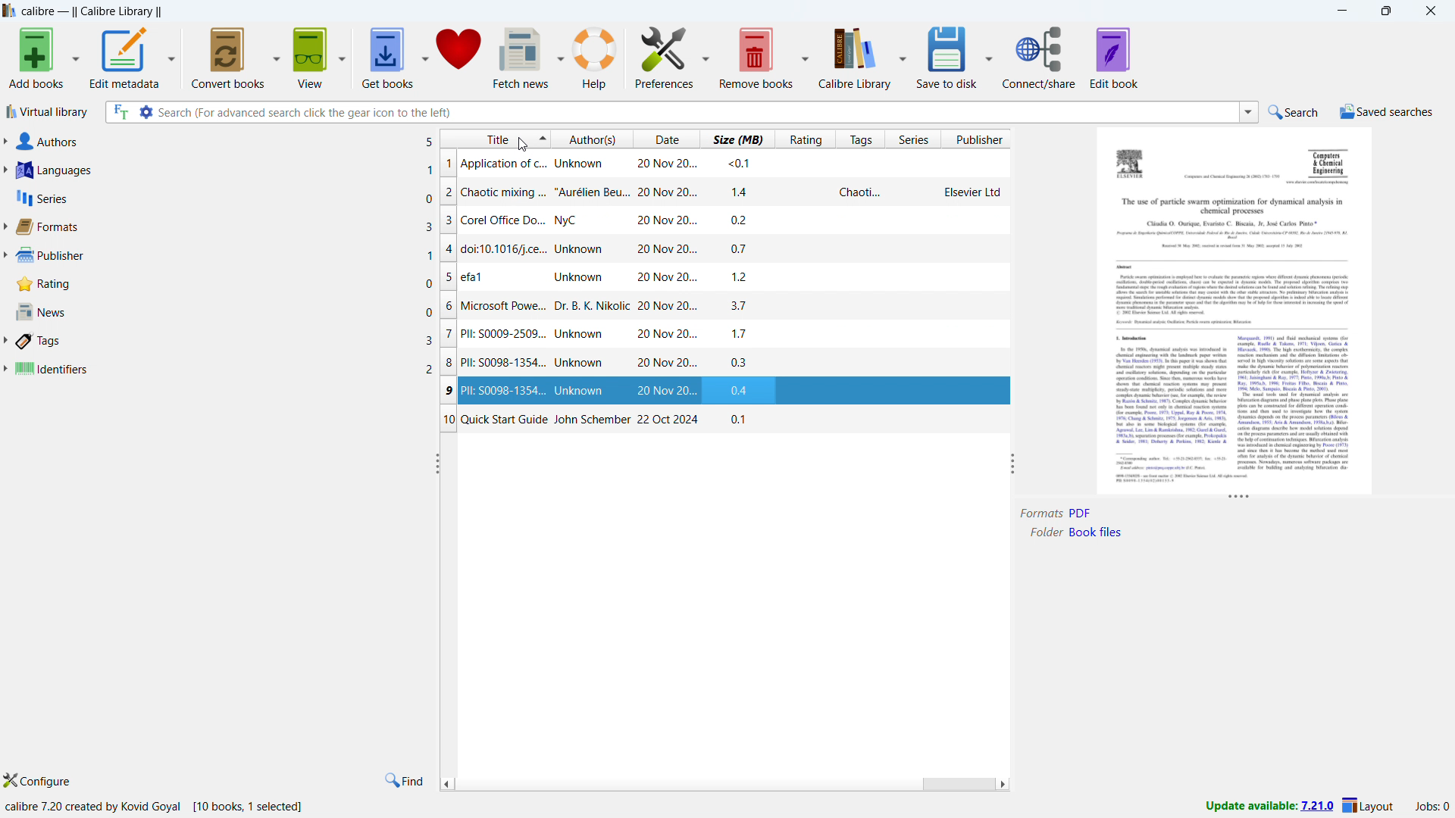  Describe the element at coordinates (224, 311) in the screenshot. I see `news` at that location.